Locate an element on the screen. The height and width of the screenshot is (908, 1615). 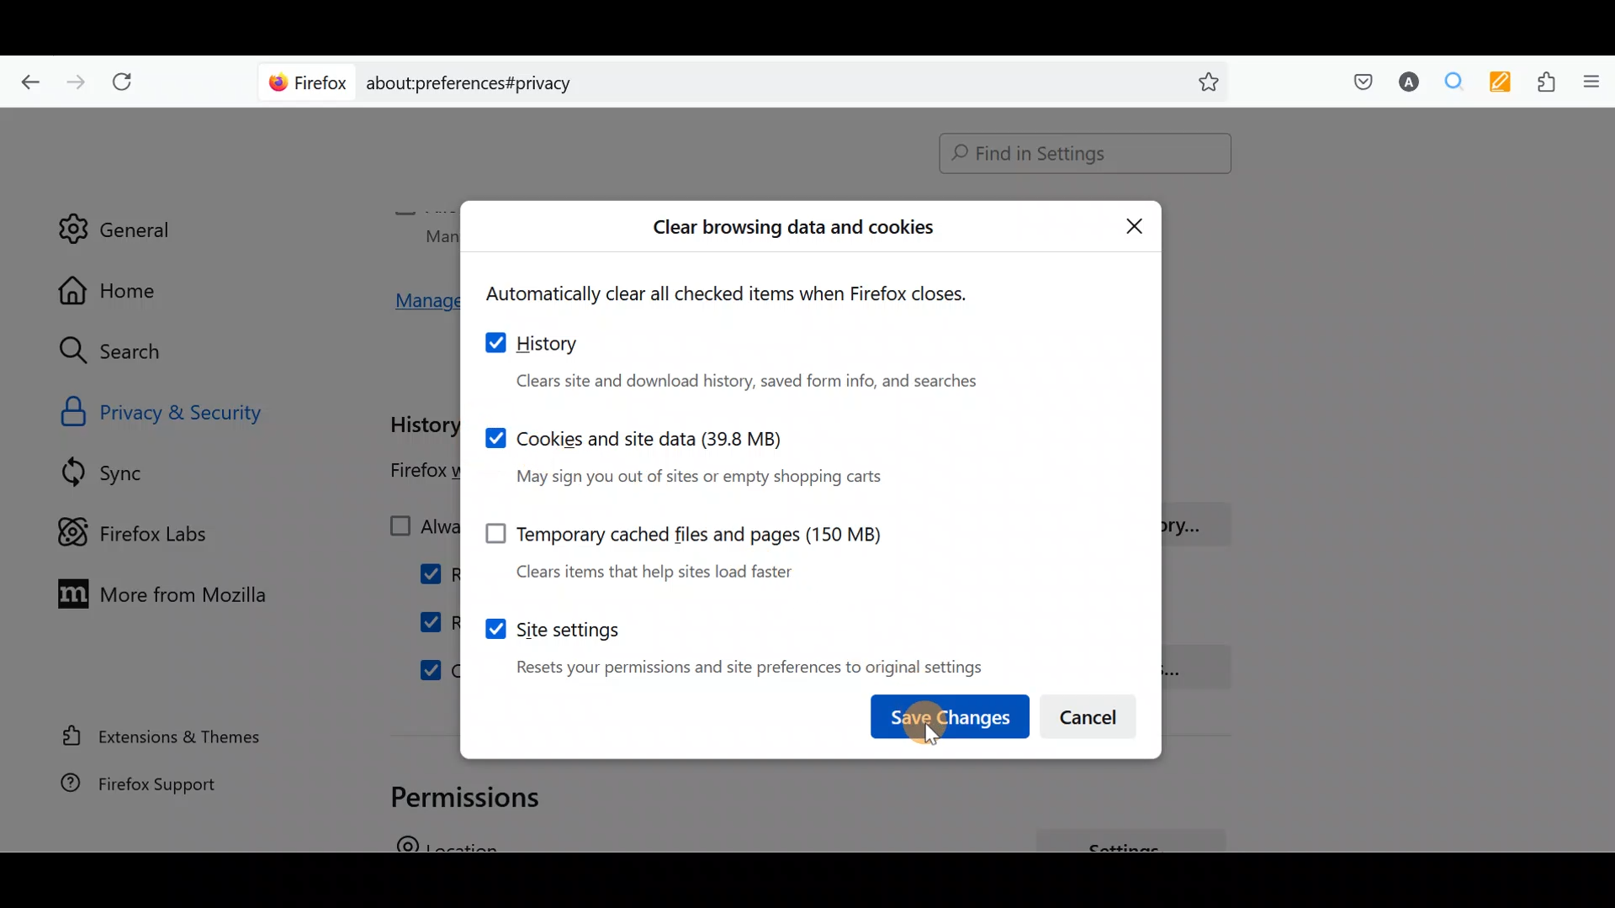
Search bar is located at coordinates (1078, 155).